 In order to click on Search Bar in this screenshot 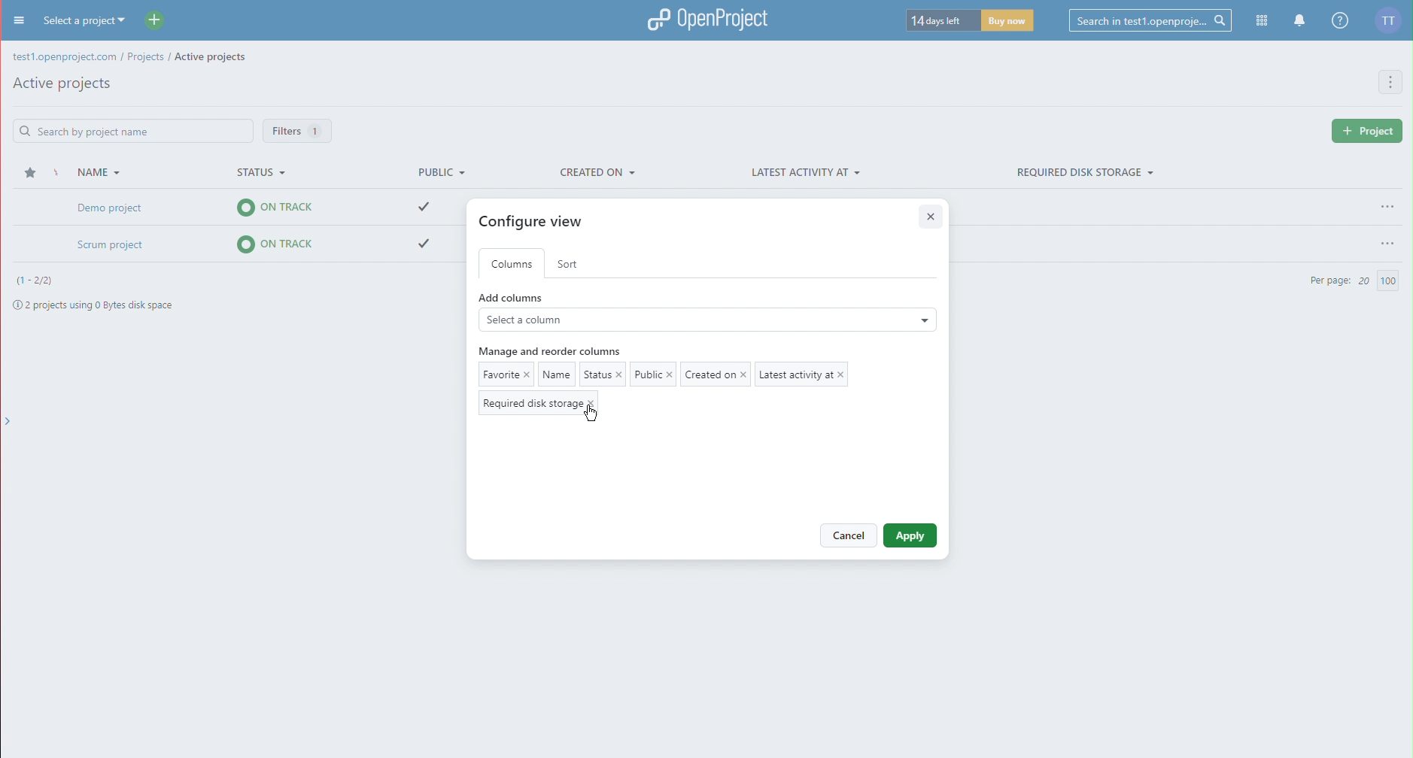, I will do `click(131, 129)`.